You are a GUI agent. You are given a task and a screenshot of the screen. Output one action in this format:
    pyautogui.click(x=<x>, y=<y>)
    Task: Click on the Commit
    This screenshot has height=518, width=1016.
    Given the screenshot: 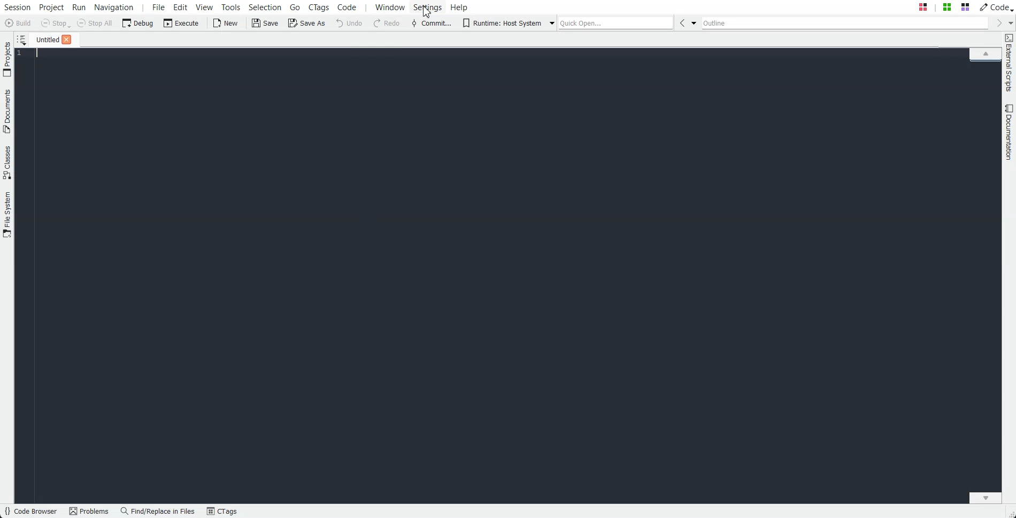 What is the action you would take?
    pyautogui.click(x=432, y=23)
    